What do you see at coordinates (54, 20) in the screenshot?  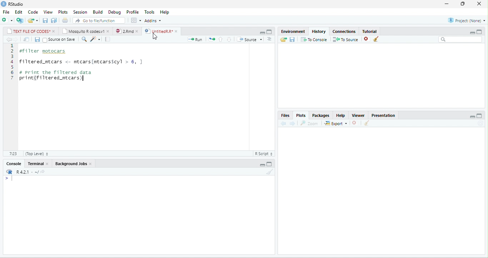 I see `save all` at bounding box center [54, 20].